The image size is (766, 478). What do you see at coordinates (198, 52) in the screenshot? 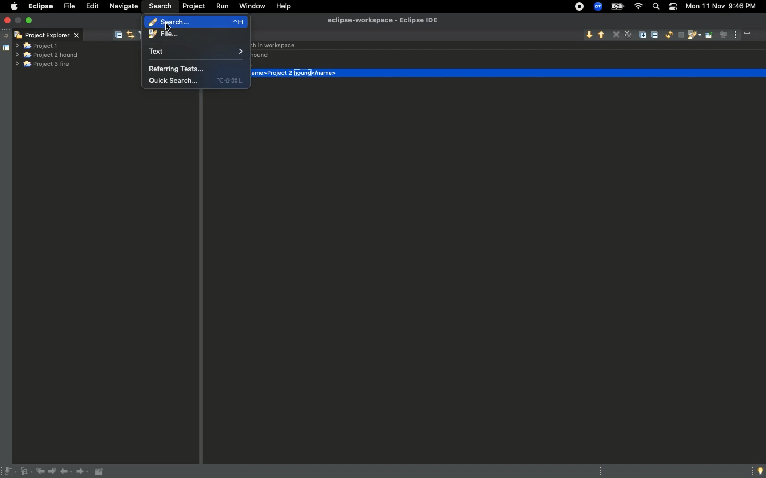
I see `Text` at bounding box center [198, 52].